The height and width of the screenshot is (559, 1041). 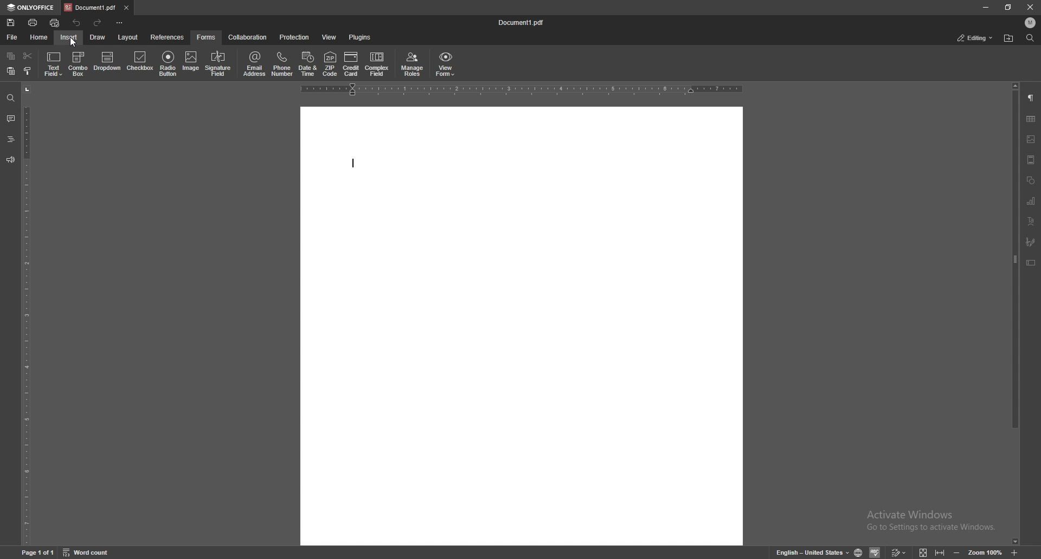 I want to click on resize, so click(x=1008, y=6).